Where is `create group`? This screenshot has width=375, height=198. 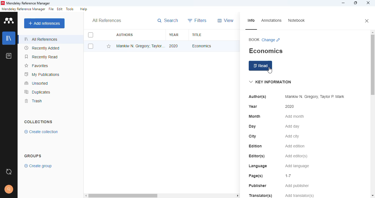 create group is located at coordinates (38, 166).